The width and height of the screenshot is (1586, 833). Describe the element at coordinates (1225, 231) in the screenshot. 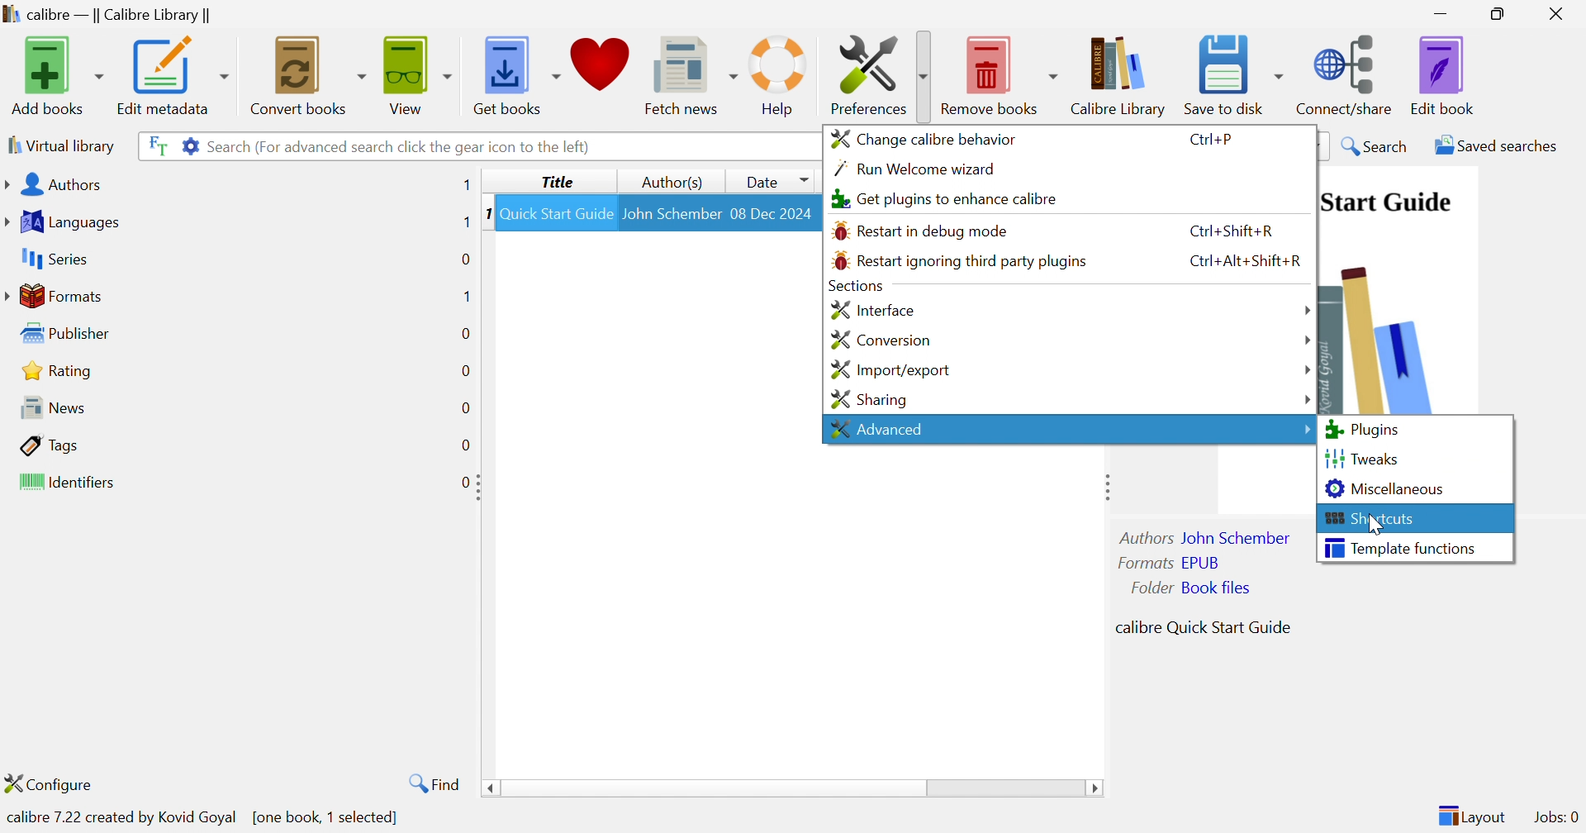

I see `Ctrl+Shift+R` at that location.